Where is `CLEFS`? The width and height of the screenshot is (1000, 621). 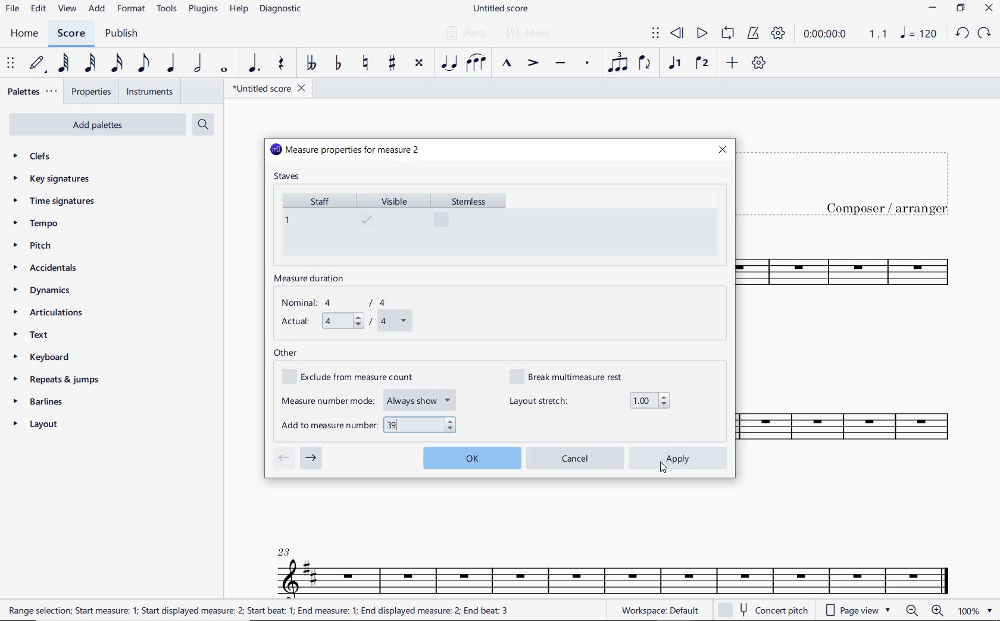 CLEFS is located at coordinates (39, 157).